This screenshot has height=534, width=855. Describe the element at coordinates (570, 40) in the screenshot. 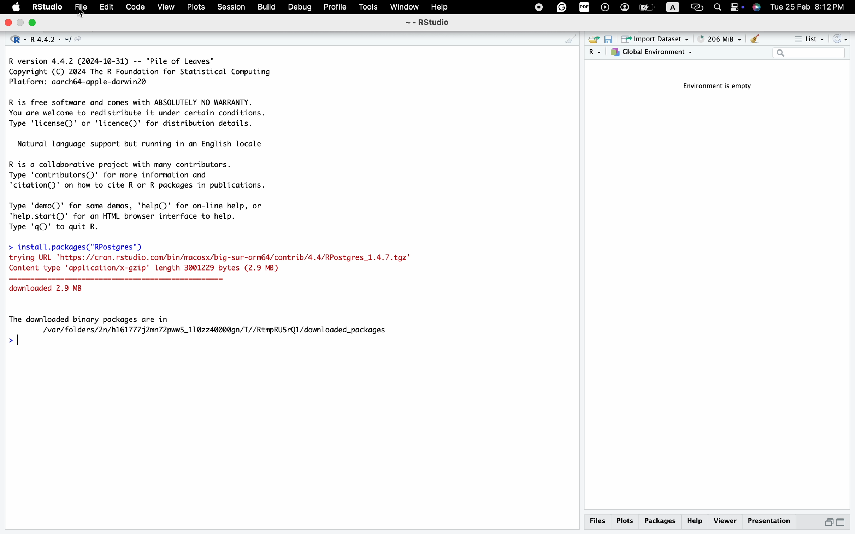

I see `console` at that location.